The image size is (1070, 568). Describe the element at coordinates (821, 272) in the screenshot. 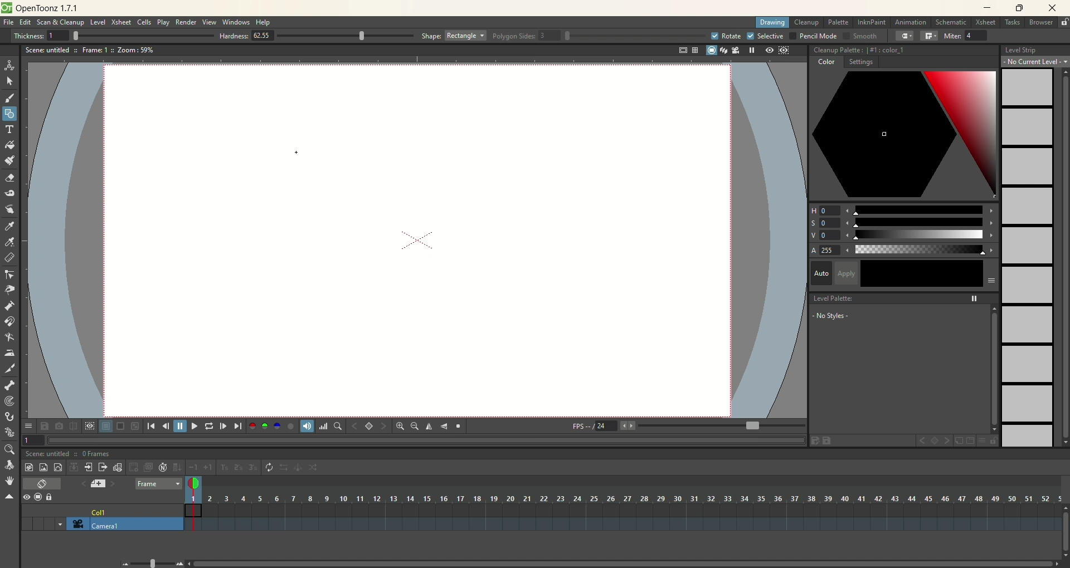

I see `auto` at that location.